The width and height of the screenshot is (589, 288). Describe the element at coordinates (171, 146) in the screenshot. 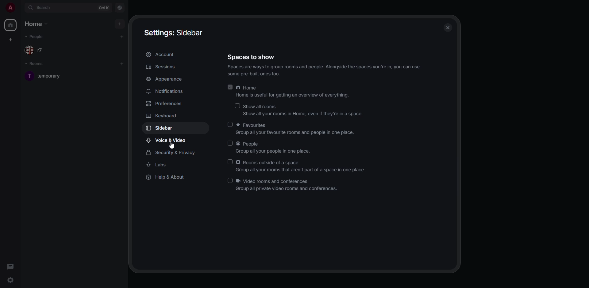

I see `cursor` at that location.